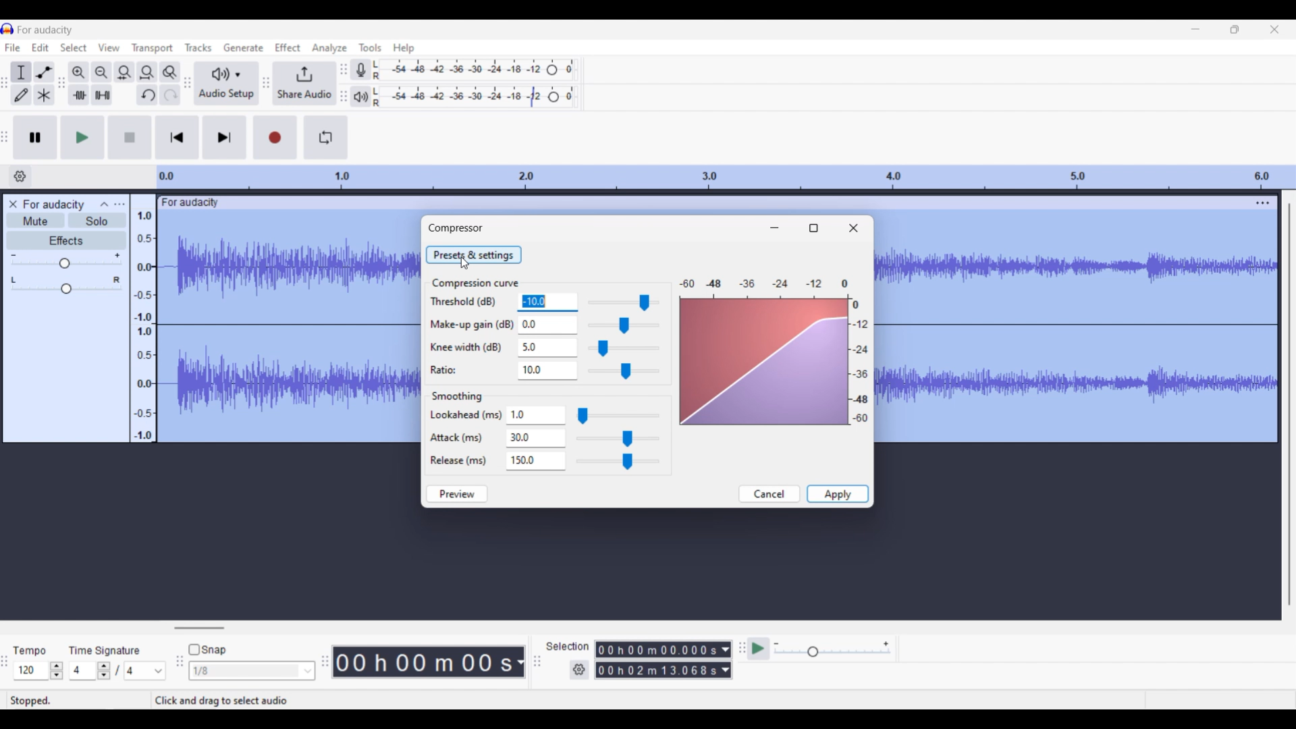 This screenshot has width=1296, height=729. What do you see at coordinates (475, 97) in the screenshot?
I see `Playback level` at bounding box center [475, 97].